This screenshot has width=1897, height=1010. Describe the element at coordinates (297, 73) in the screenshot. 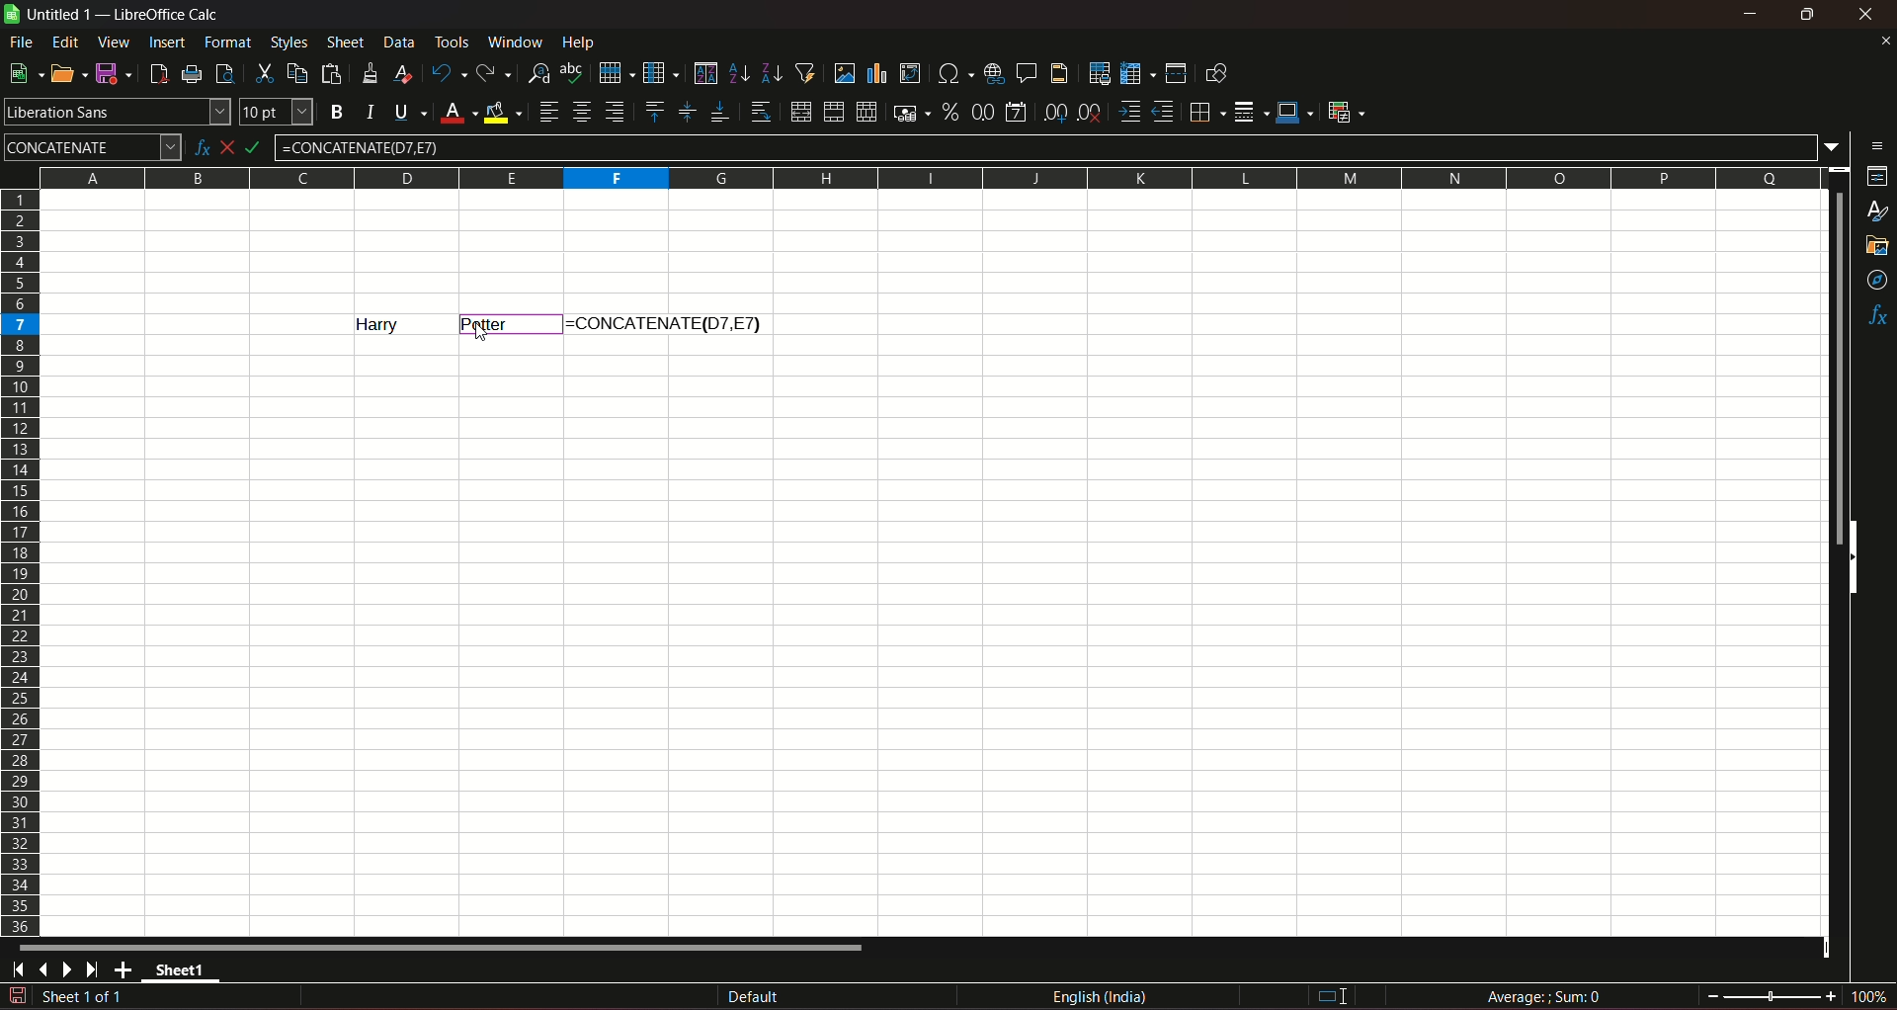

I see `copy` at that location.